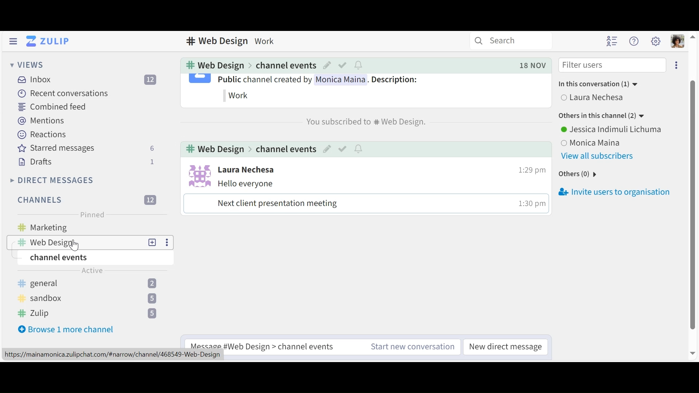  I want to click on # Web Design, so click(214, 65).